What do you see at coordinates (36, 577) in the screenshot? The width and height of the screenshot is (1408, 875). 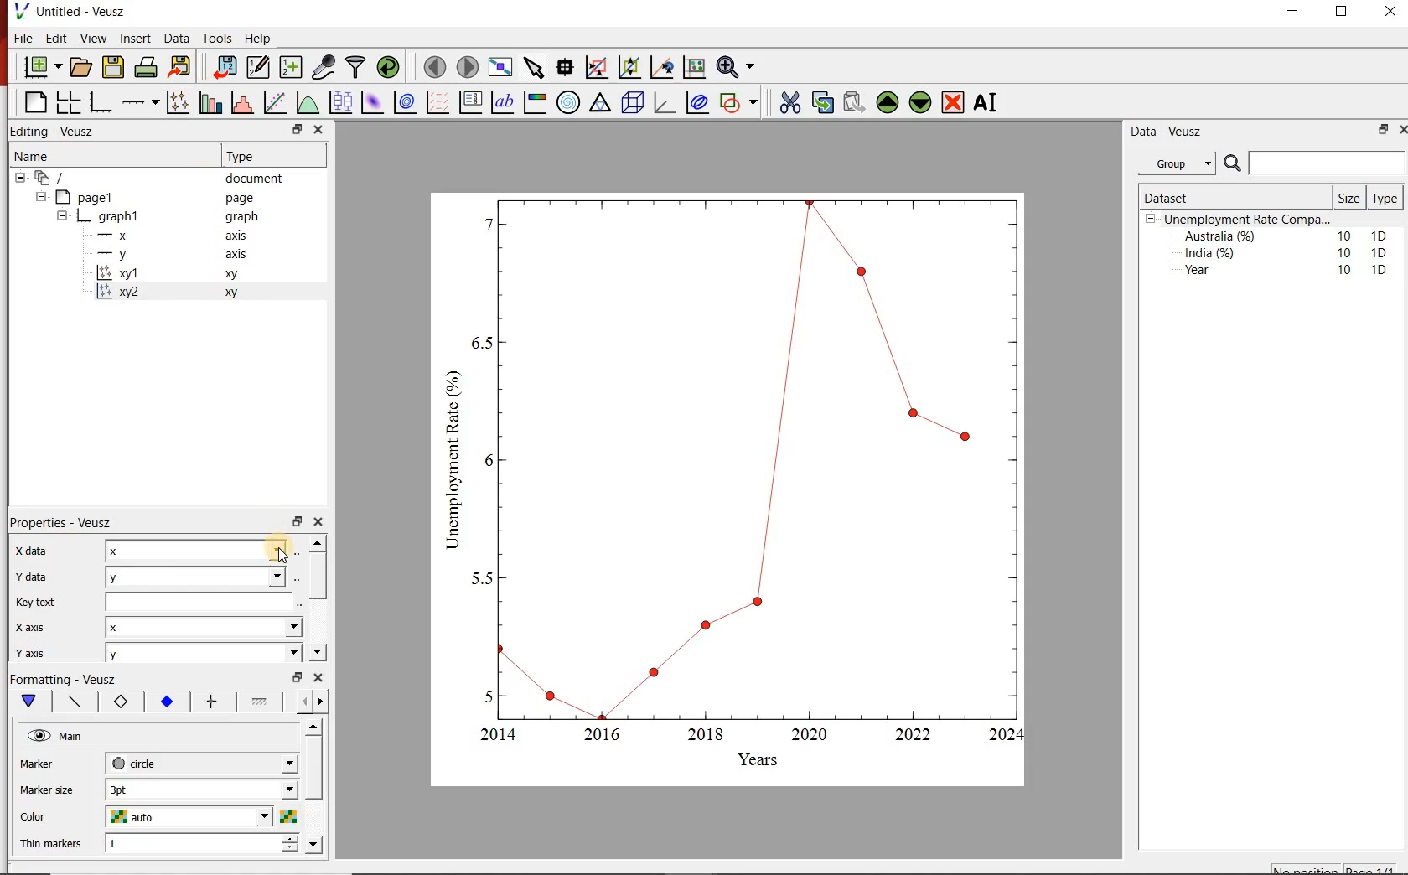 I see `y data` at bounding box center [36, 577].